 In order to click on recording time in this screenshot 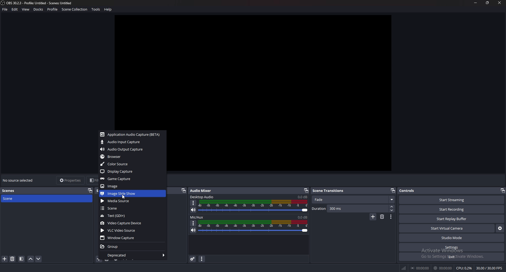, I will do `click(443, 268)`.